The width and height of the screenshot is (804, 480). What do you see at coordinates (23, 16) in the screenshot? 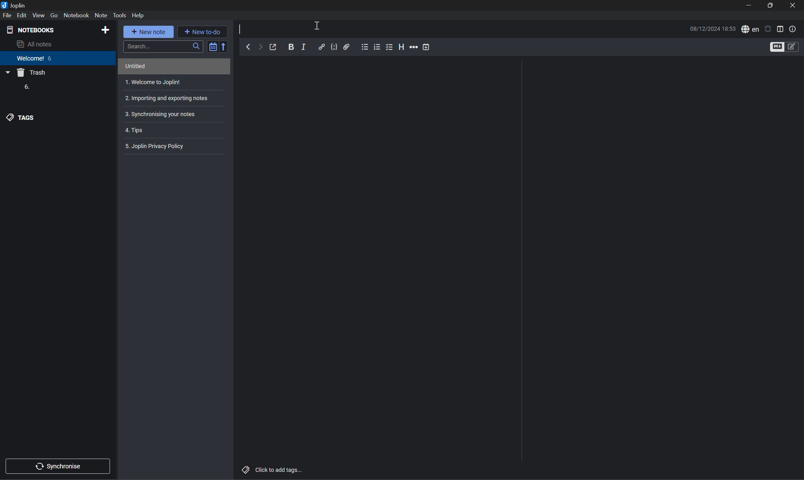
I see `Edit` at bounding box center [23, 16].